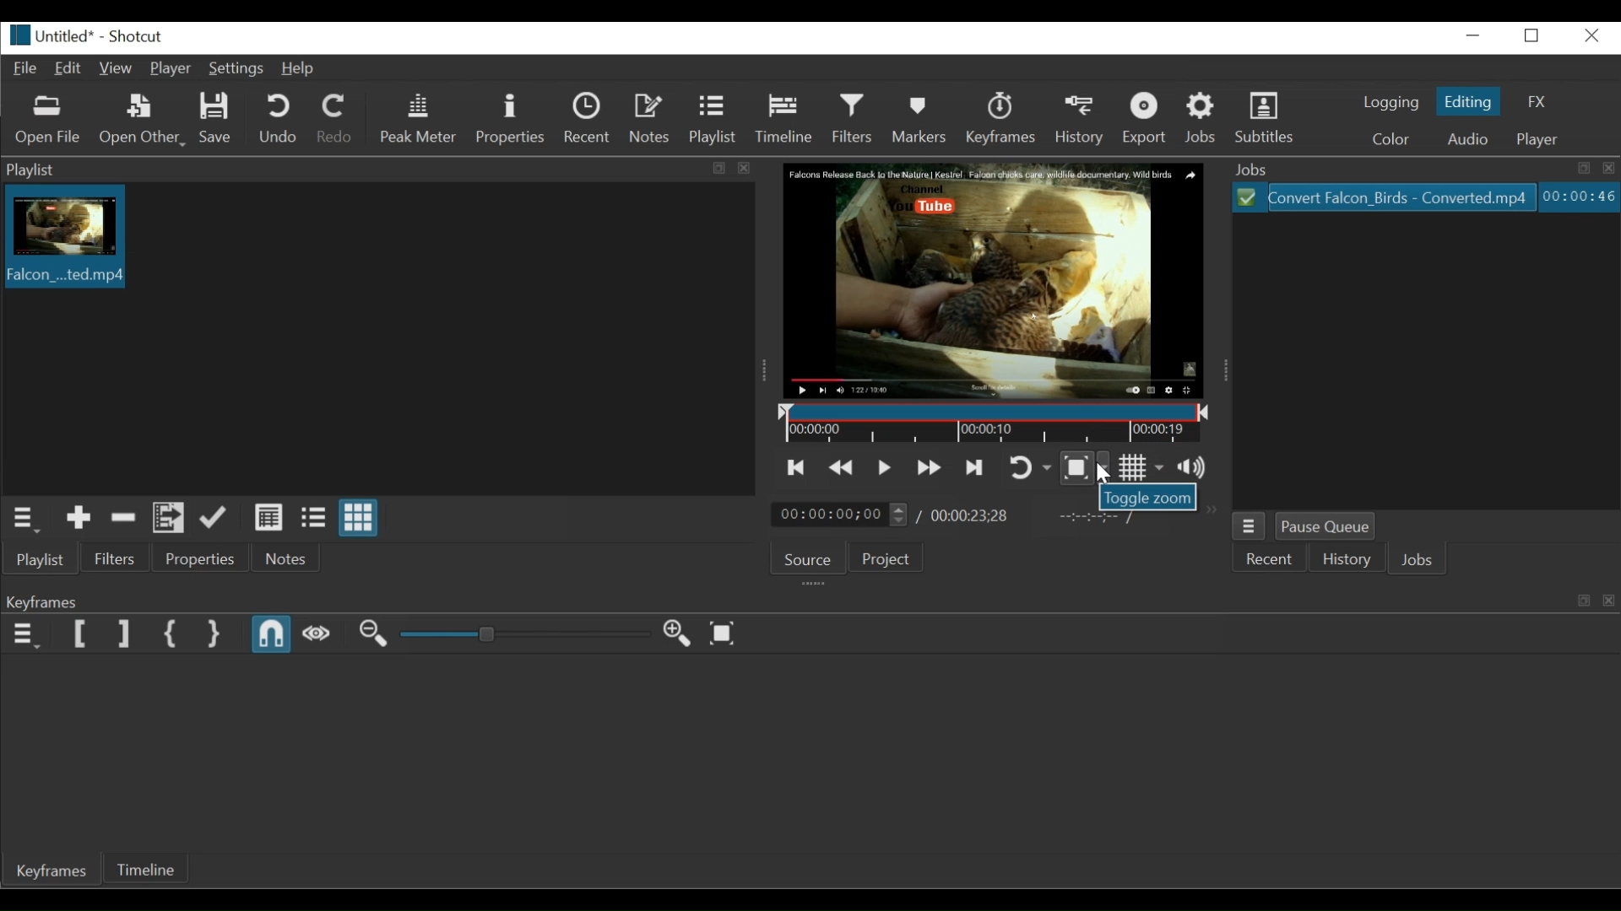  What do you see at coordinates (333, 119) in the screenshot?
I see `Redo` at bounding box center [333, 119].